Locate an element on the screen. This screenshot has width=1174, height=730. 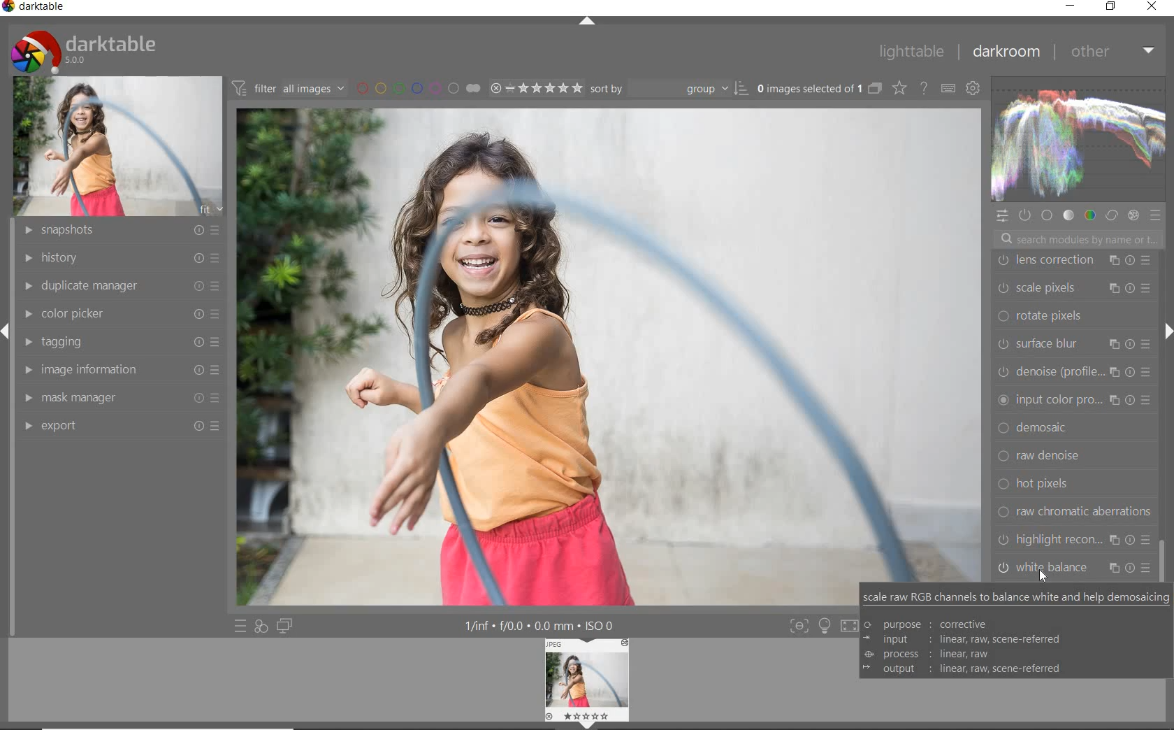
quick access to preset is located at coordinates (240, 625).